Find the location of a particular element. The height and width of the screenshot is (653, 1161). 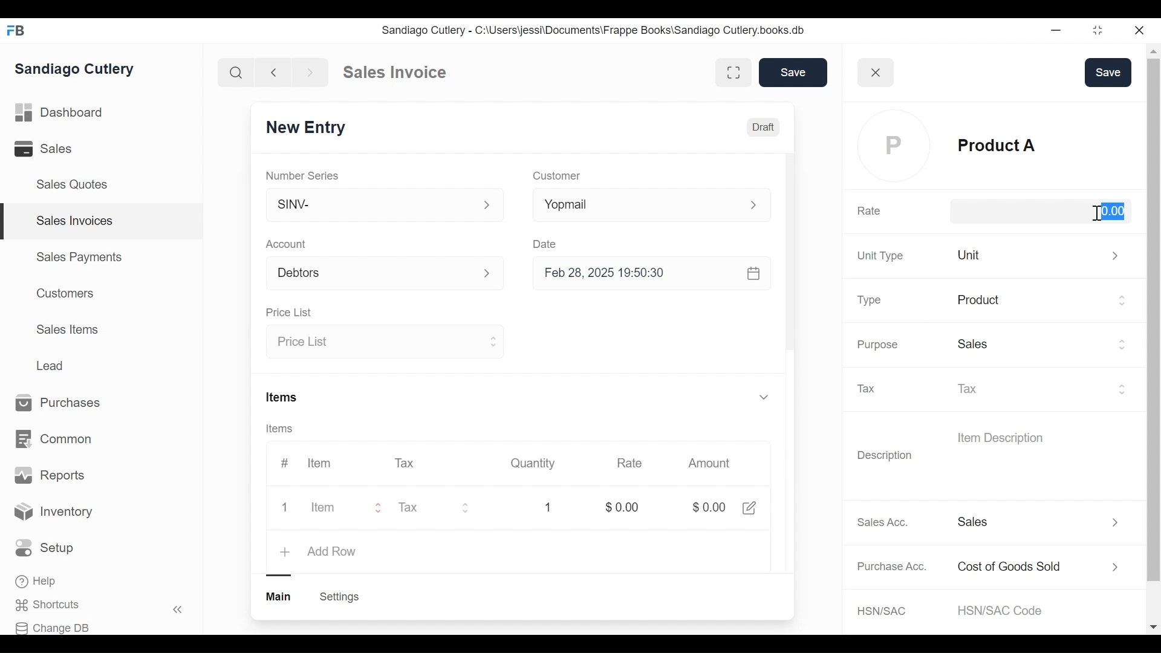

Unit Type is located at coordinates (880, 256).